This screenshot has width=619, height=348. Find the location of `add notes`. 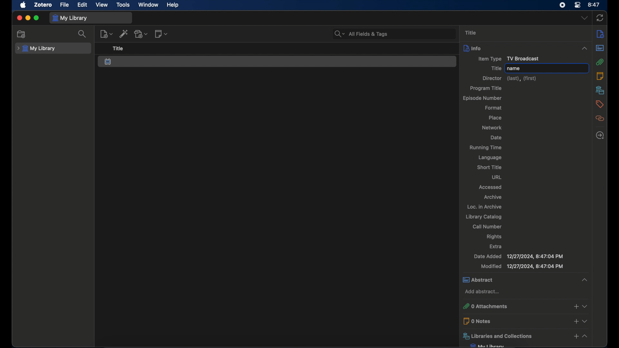

add notes is located at coordinates (575, 321).